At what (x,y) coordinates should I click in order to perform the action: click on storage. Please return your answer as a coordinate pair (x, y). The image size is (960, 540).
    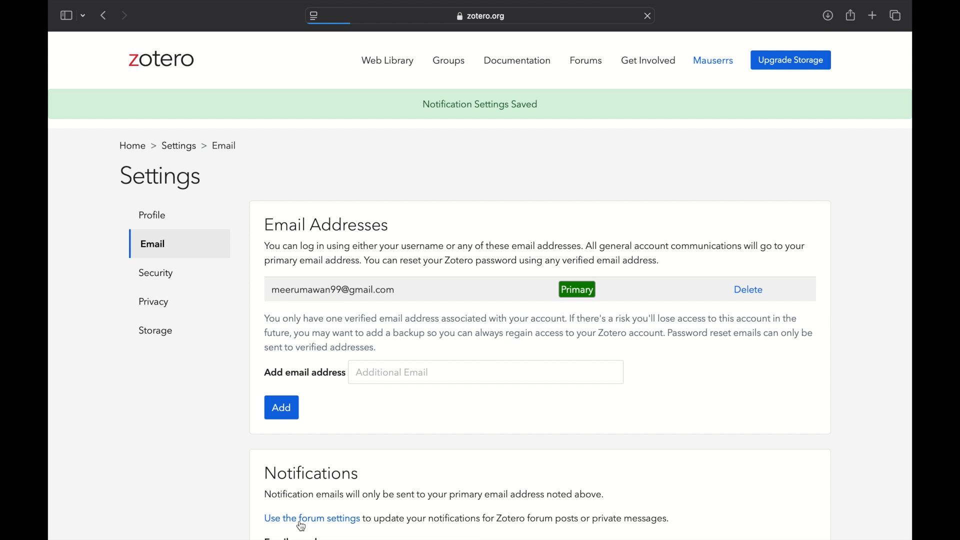
    Looking at the image, I should click on (155, 332).